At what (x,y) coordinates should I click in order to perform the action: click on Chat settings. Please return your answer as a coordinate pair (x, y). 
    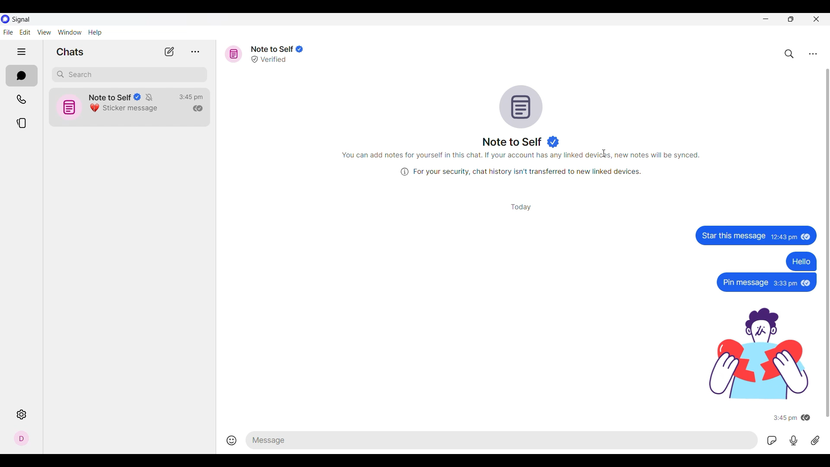
    Looking at the image, I should click on (814, 53).